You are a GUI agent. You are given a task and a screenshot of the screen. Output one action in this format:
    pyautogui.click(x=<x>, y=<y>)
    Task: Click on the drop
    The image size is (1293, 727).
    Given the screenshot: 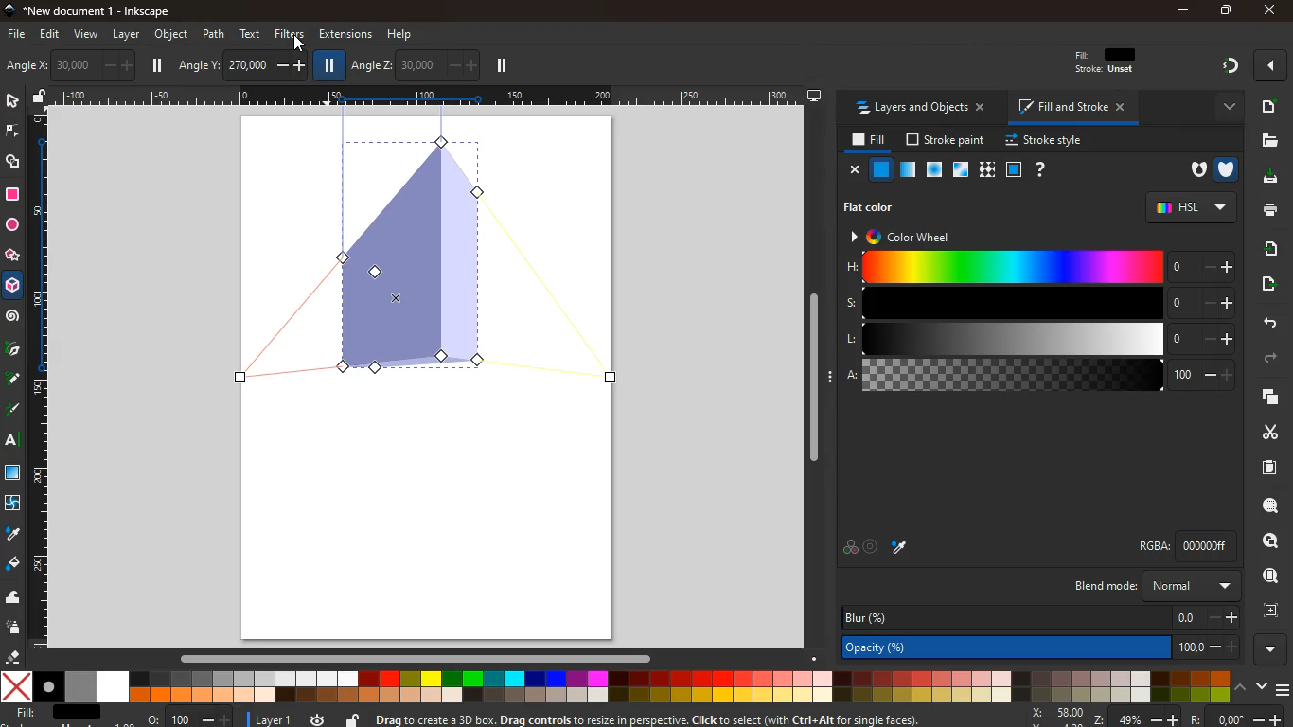 What is the action you would take?
    pyautogui.click(x=11, y=534)
    